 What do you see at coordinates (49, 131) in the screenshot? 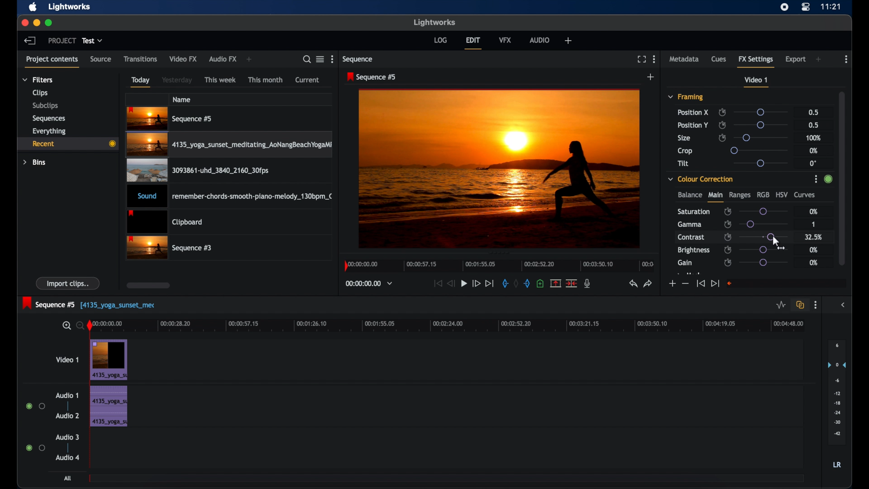
I see `everything` at bounding box center [49, 131].